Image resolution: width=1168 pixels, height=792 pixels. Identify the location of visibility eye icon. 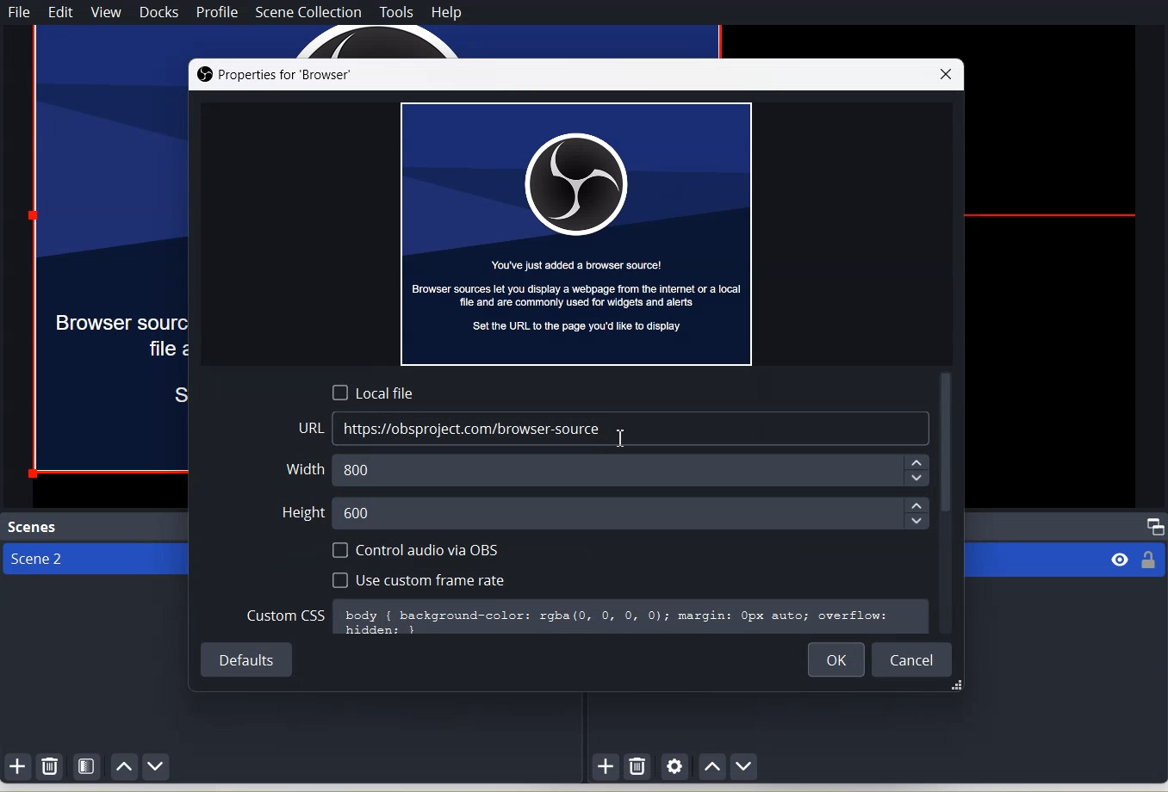
(1120, 559).